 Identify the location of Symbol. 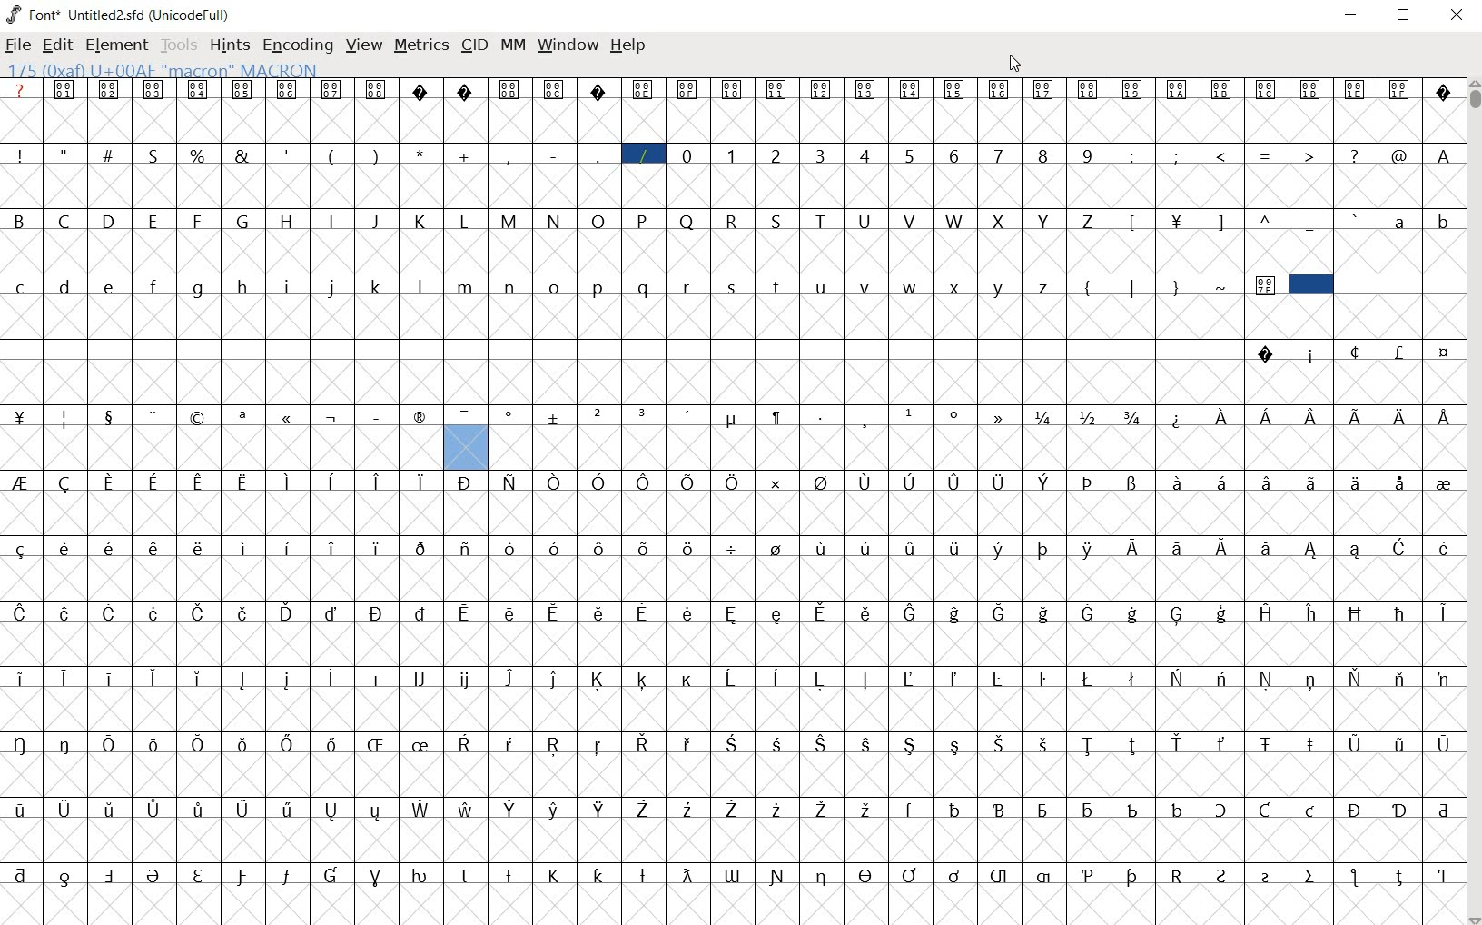
(1135, 482).